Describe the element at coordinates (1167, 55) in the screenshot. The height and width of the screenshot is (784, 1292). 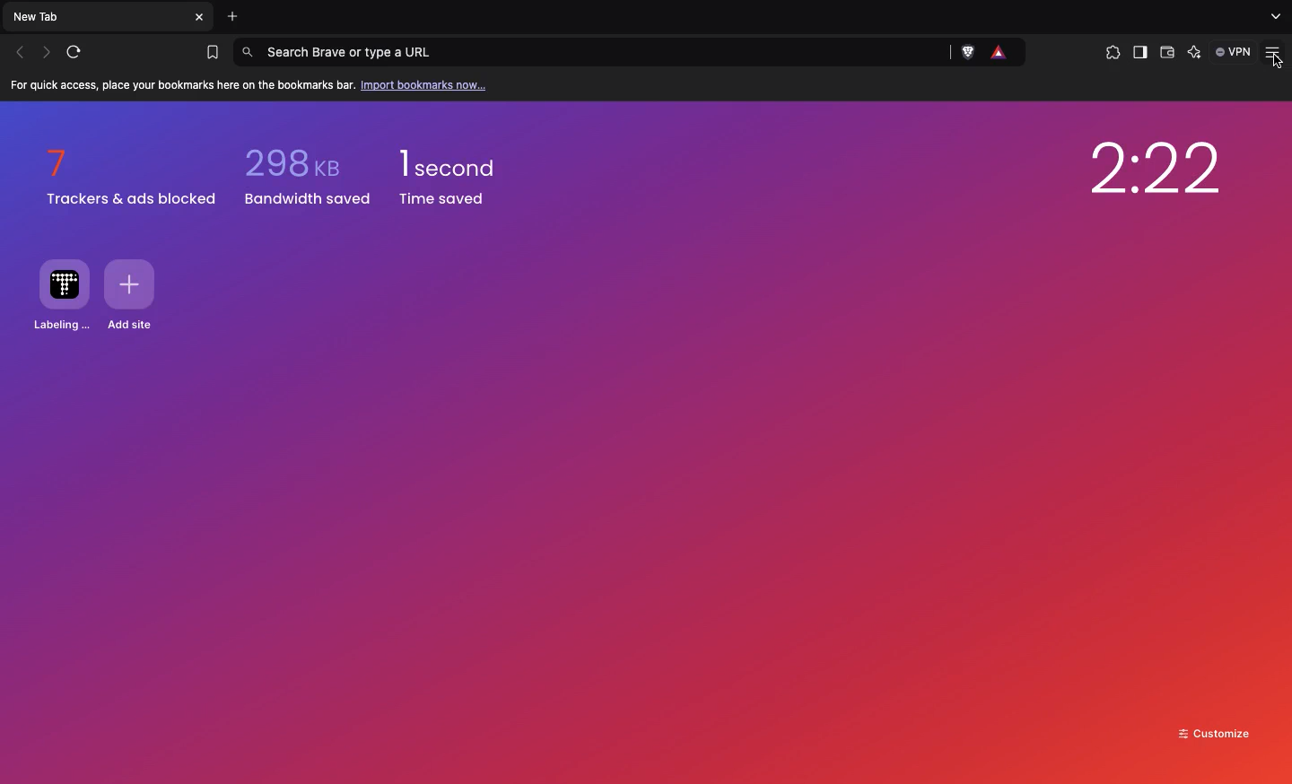
I see `Wallet` at that location.